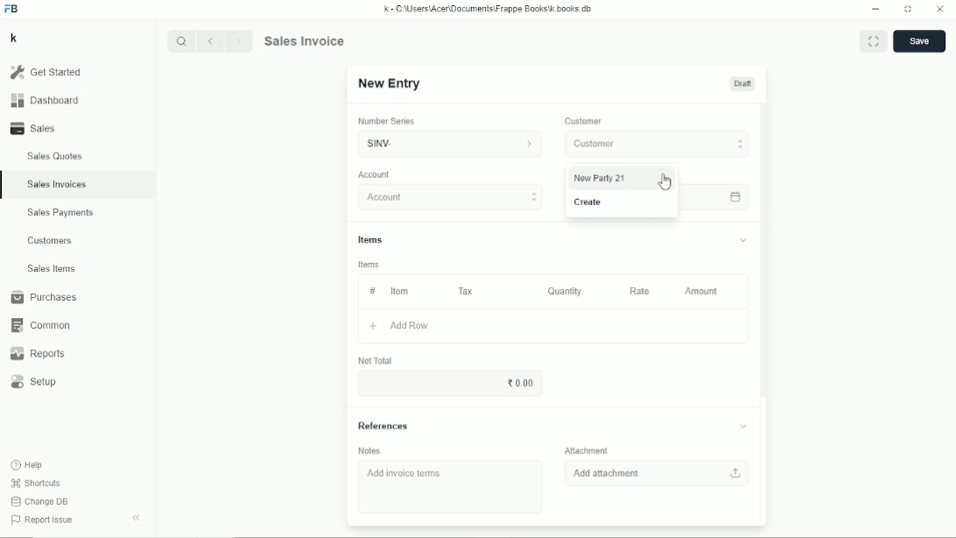 This screenshot has width=956, height=538. Describe the element at coordinates (875, 10) in the screenshot. I see `Minimize` at that location.